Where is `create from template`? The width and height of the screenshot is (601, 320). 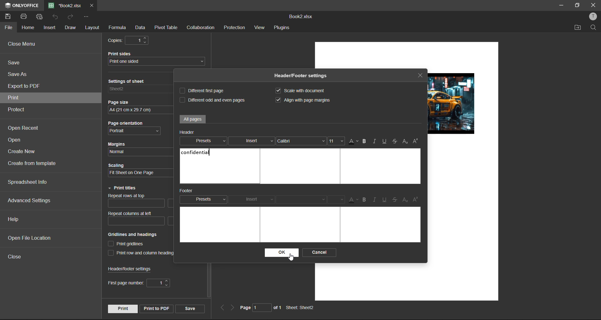 create from template is located at coordinates (35, 164).